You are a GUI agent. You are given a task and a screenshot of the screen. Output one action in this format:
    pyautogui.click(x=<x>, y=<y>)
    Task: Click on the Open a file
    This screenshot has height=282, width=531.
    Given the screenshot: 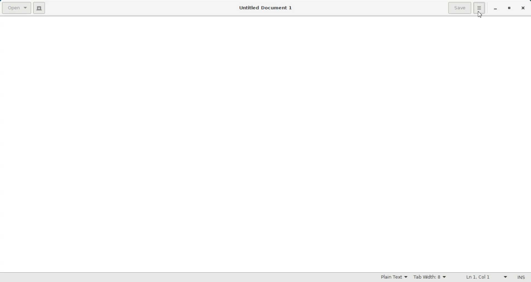 What is the action you would take?
    pyautogui.click(x=17, y=8)
    